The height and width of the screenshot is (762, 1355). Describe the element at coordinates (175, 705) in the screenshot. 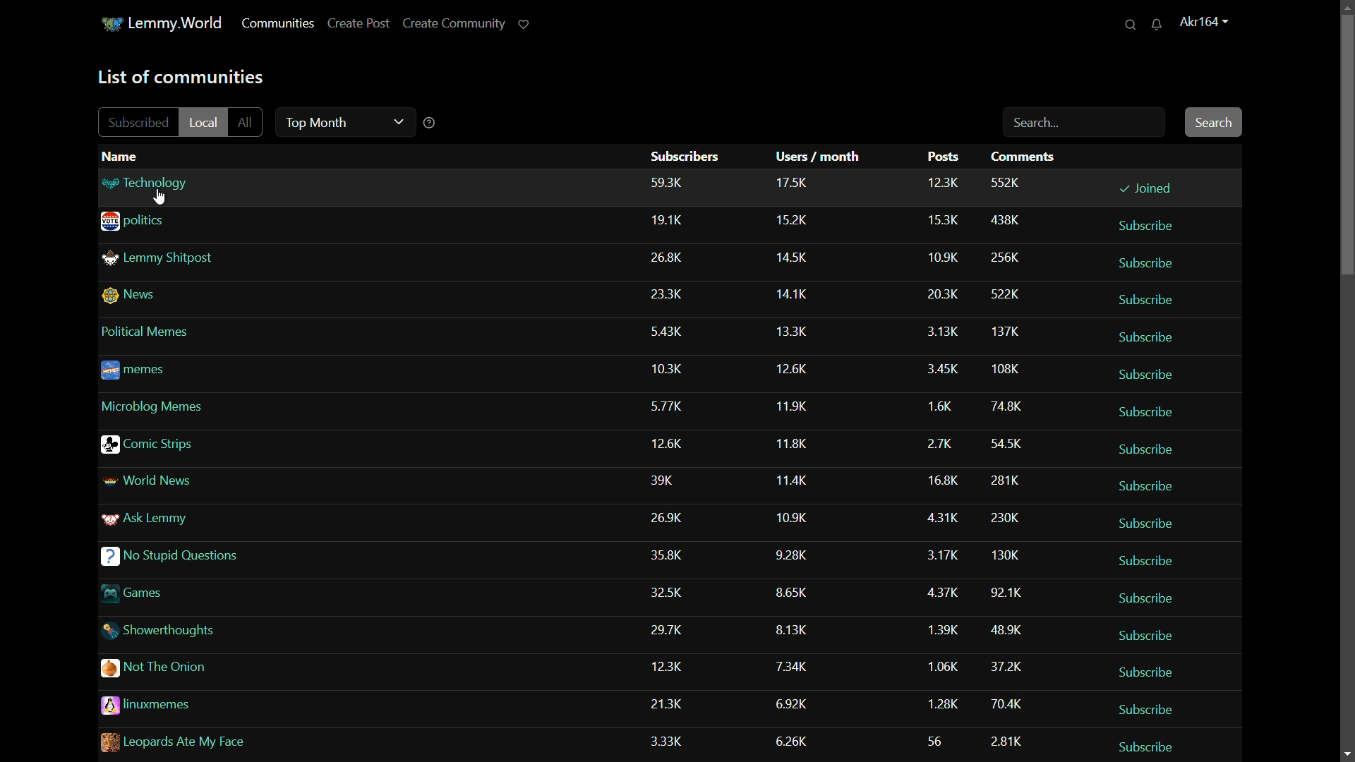

I see `communities name` at that location.